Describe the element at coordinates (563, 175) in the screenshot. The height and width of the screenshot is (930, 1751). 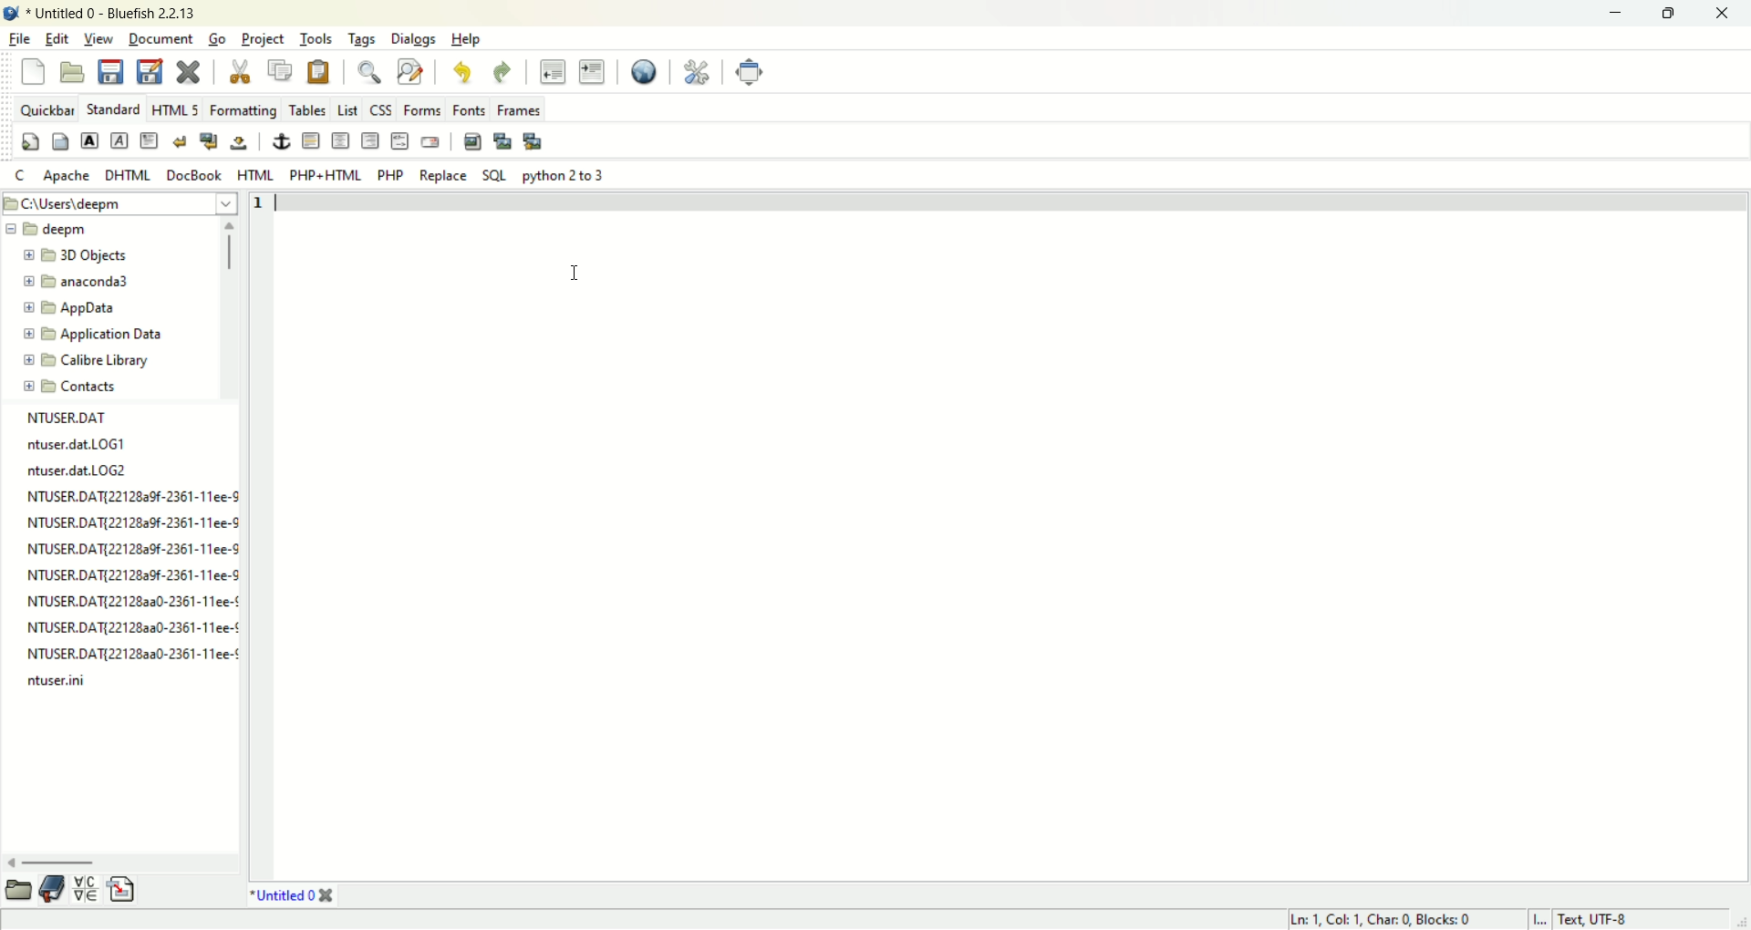
I see `python 2 to 3` at that location.